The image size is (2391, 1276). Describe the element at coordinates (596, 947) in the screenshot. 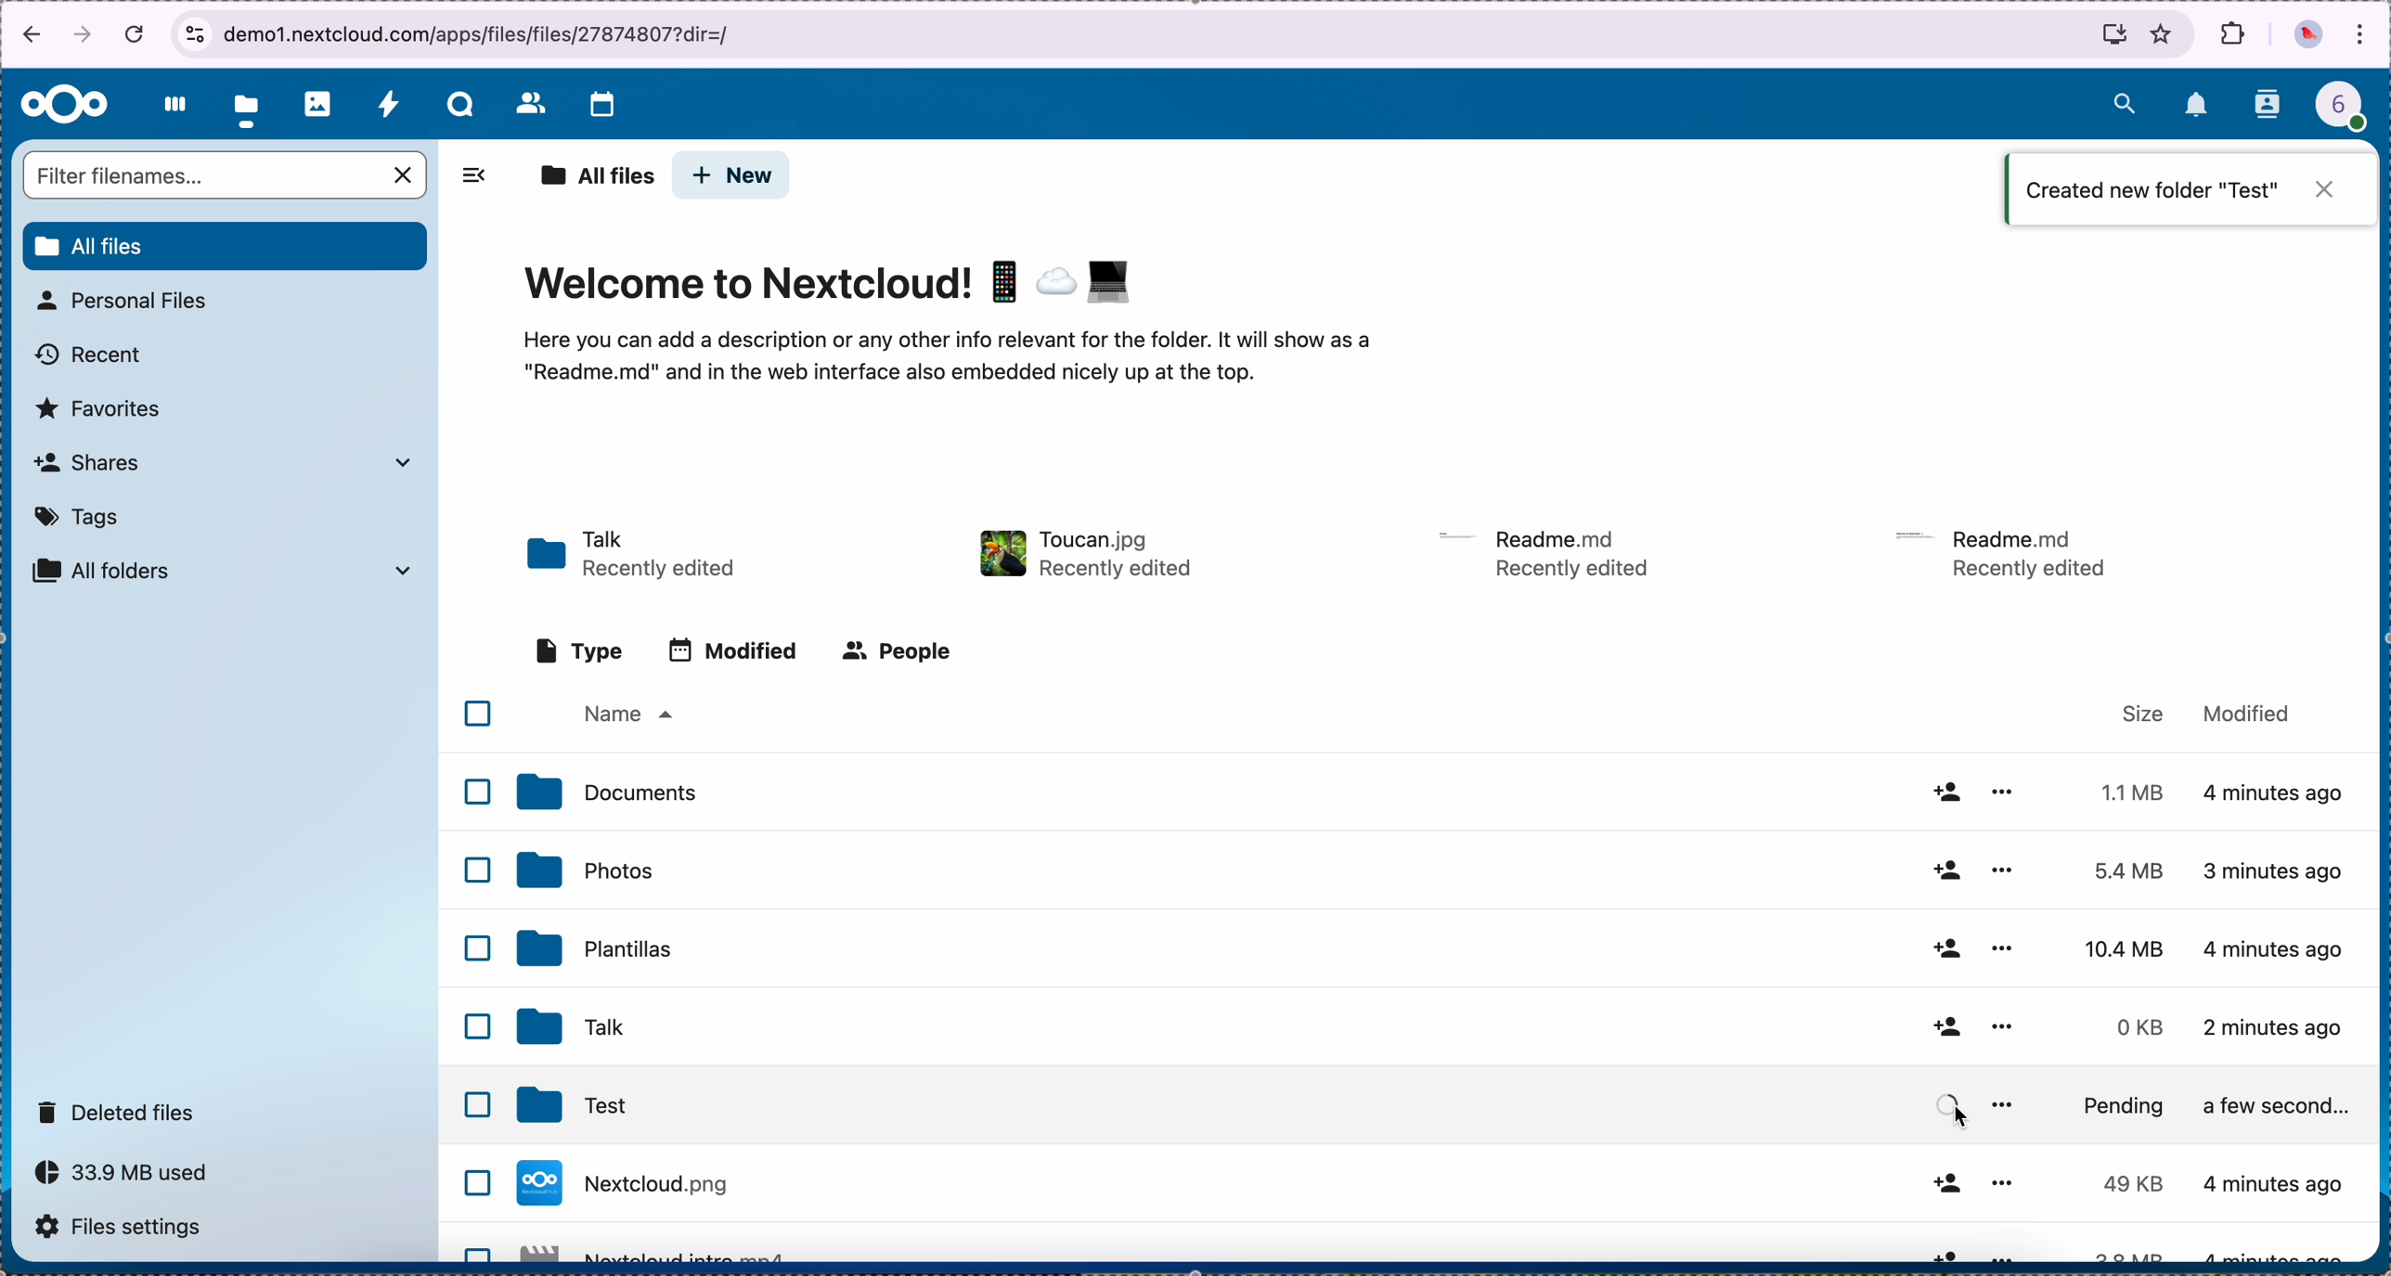

I see `templates` at that location.